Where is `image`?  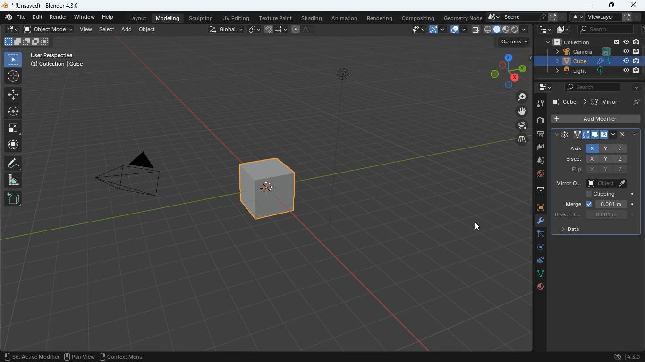 image is located at coordinates (563, 29).